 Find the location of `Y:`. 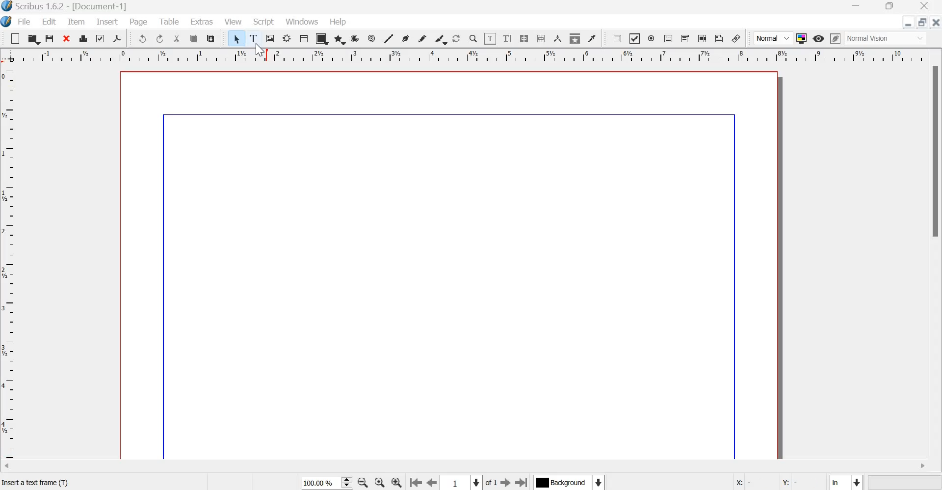

Y: is located at coordinates (790, 481).